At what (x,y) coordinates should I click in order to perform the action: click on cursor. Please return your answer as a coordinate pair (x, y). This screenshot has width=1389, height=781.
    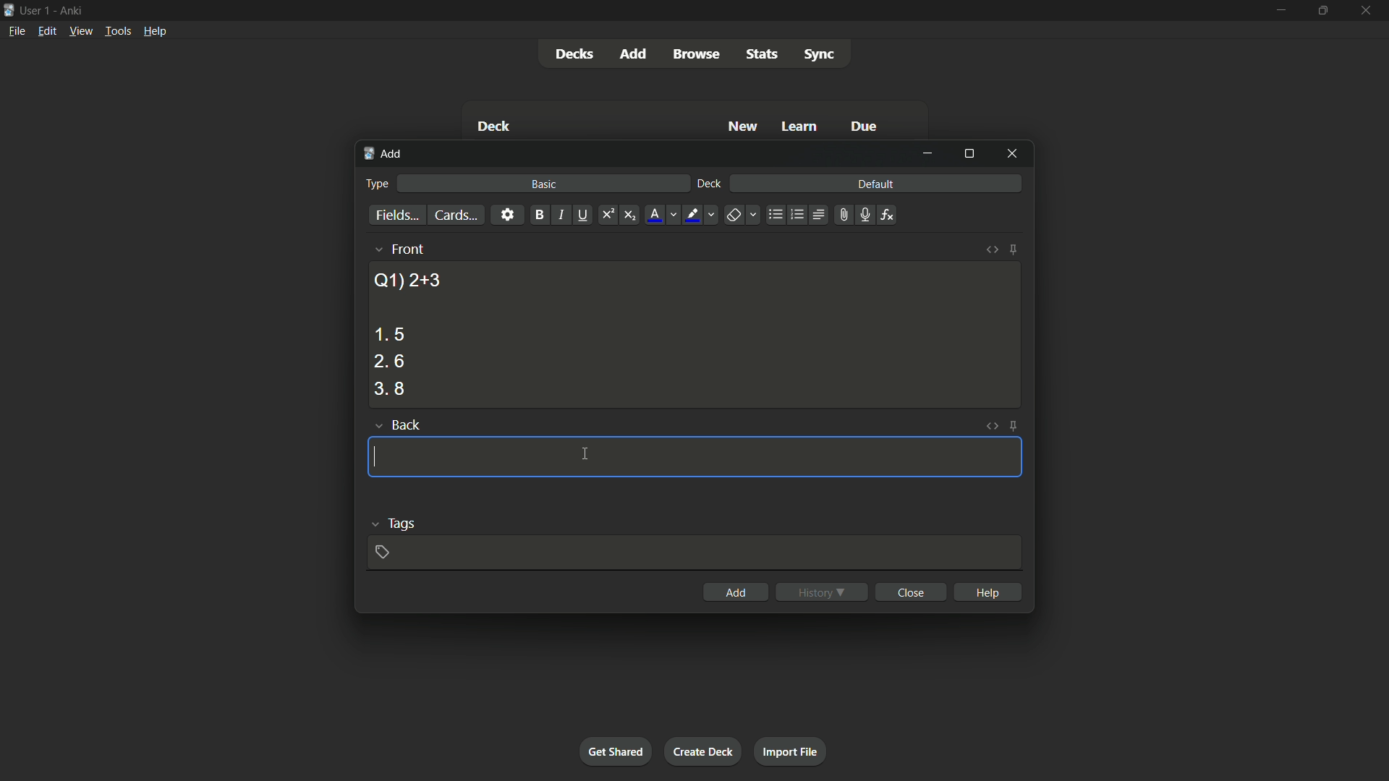
    Looking at the image, I should click on (587, 453).